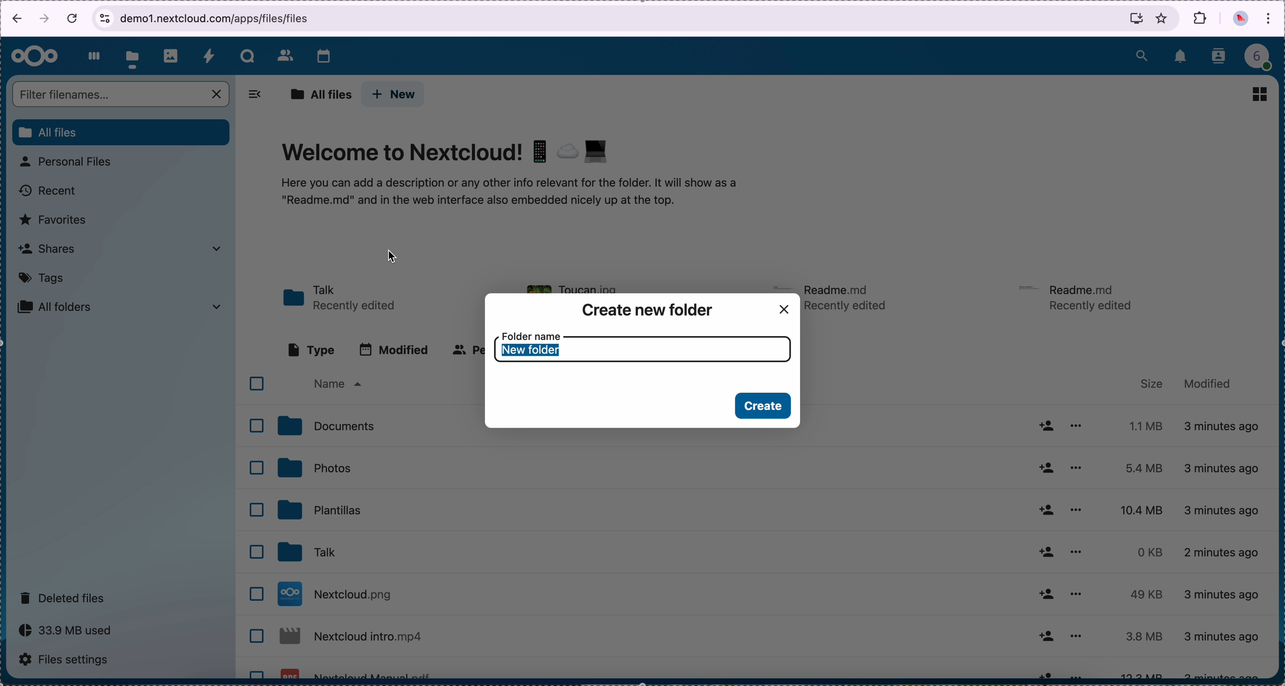 Image resolution: width=1285 pixels, height=686 pixels. I want to click on 4 minutes ago, so click(1223, 508).